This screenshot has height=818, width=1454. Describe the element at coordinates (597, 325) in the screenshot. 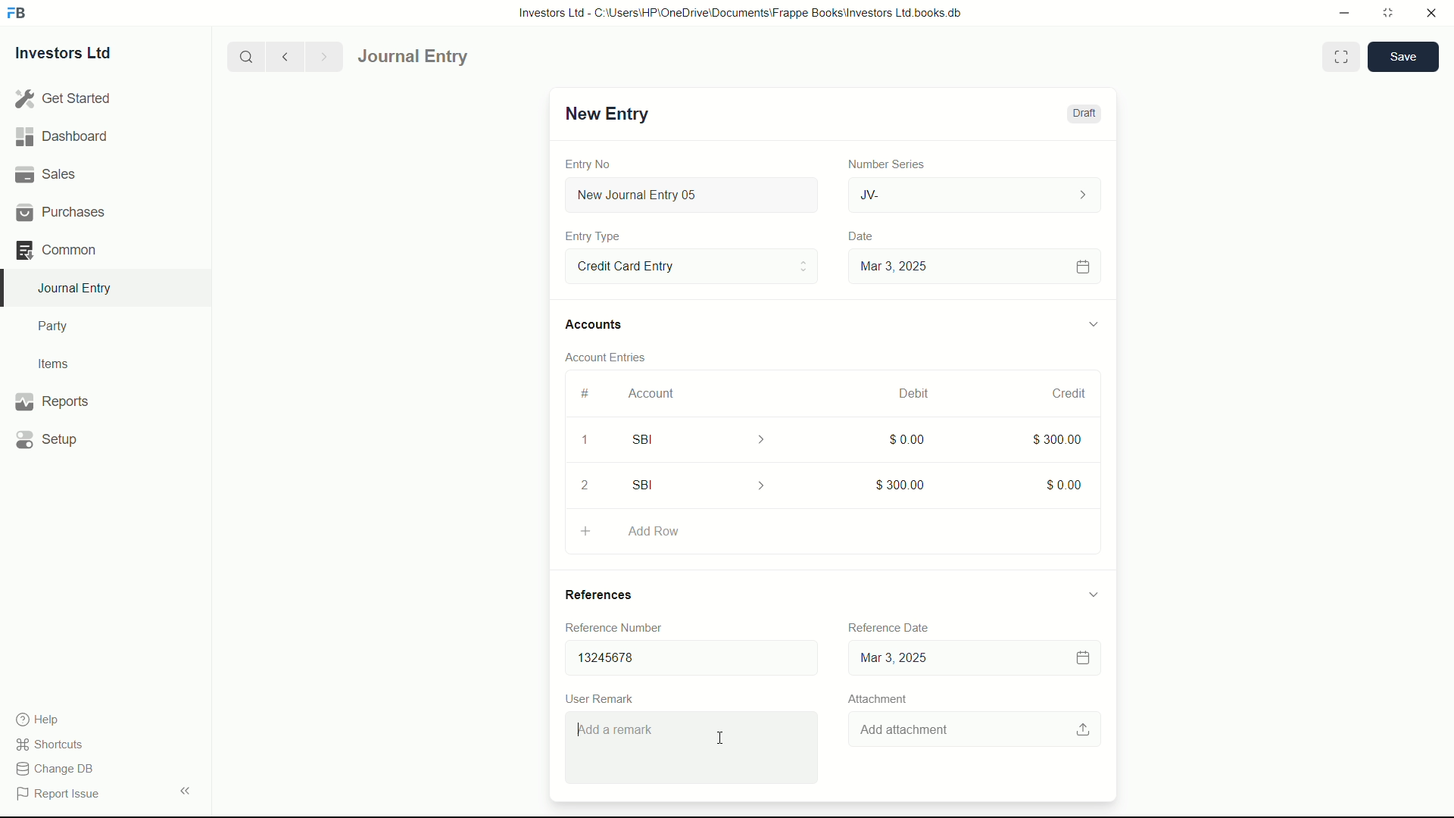

I see `Accounts` at that location.